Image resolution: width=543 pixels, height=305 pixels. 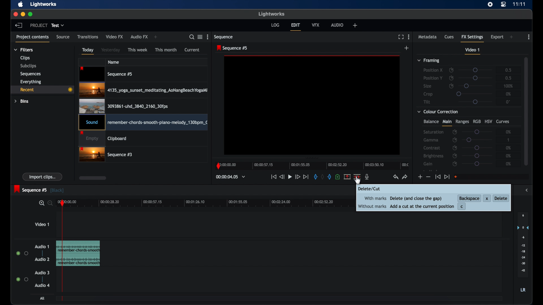 What do you see at coordinates (31, 74) in the screenshot?
I see `sequences` at bounding box center [31, 74].